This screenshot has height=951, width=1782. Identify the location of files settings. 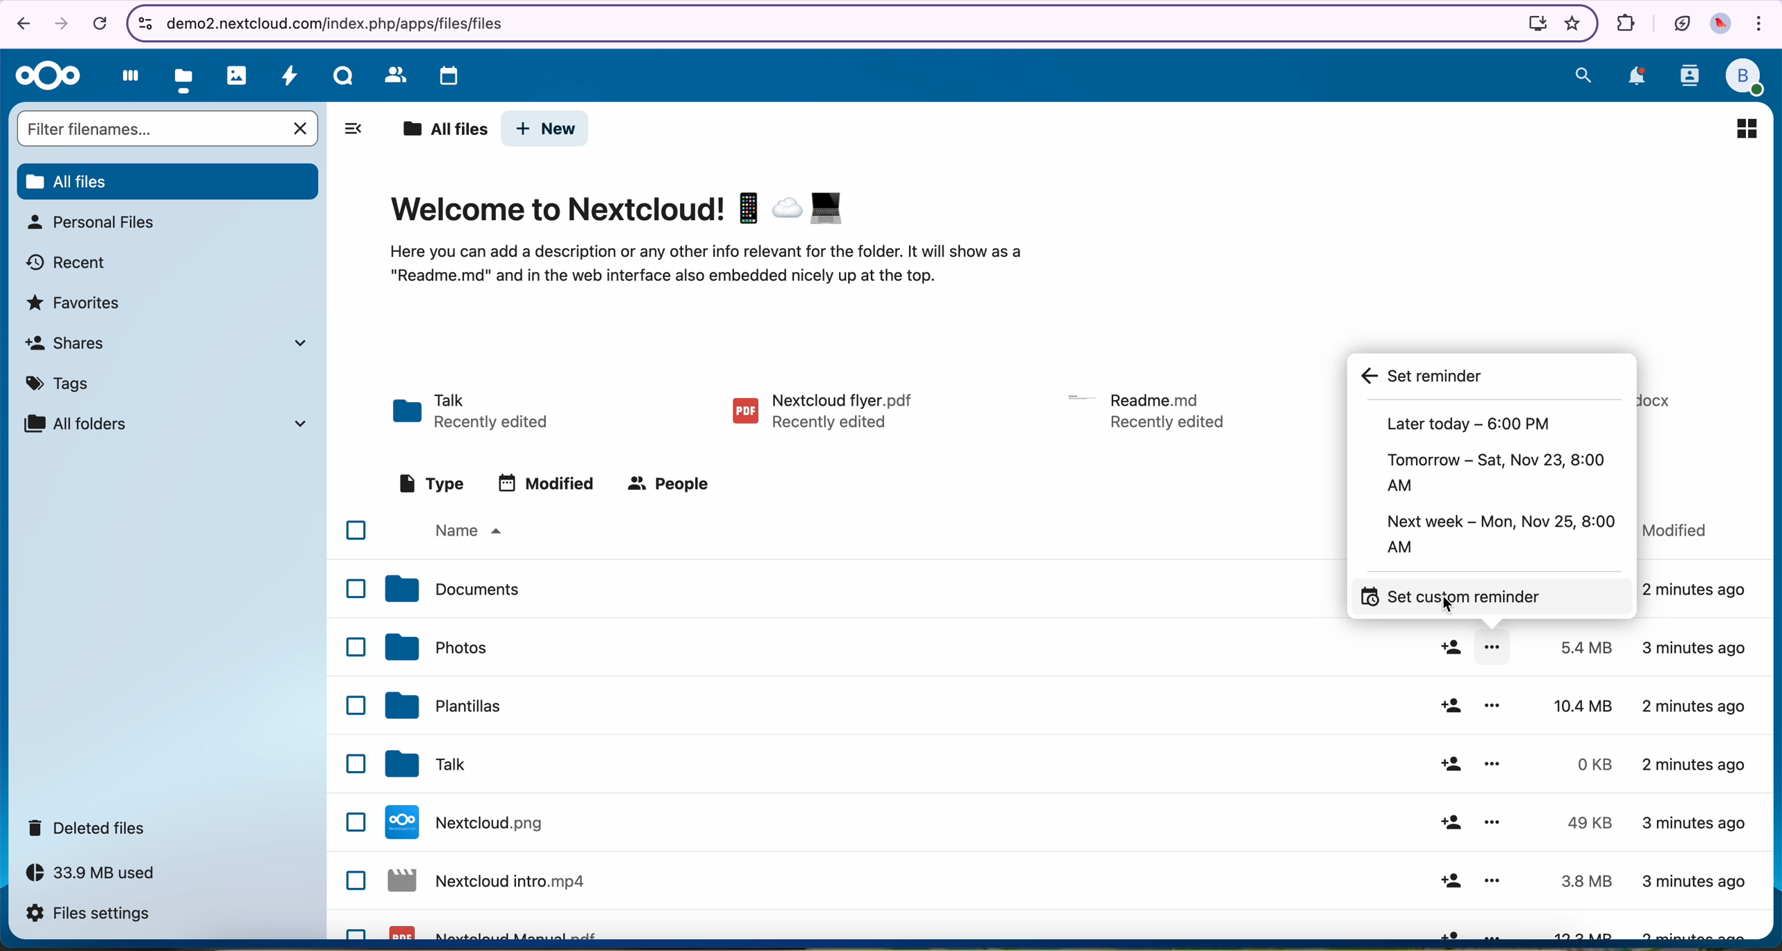
(88, 914).